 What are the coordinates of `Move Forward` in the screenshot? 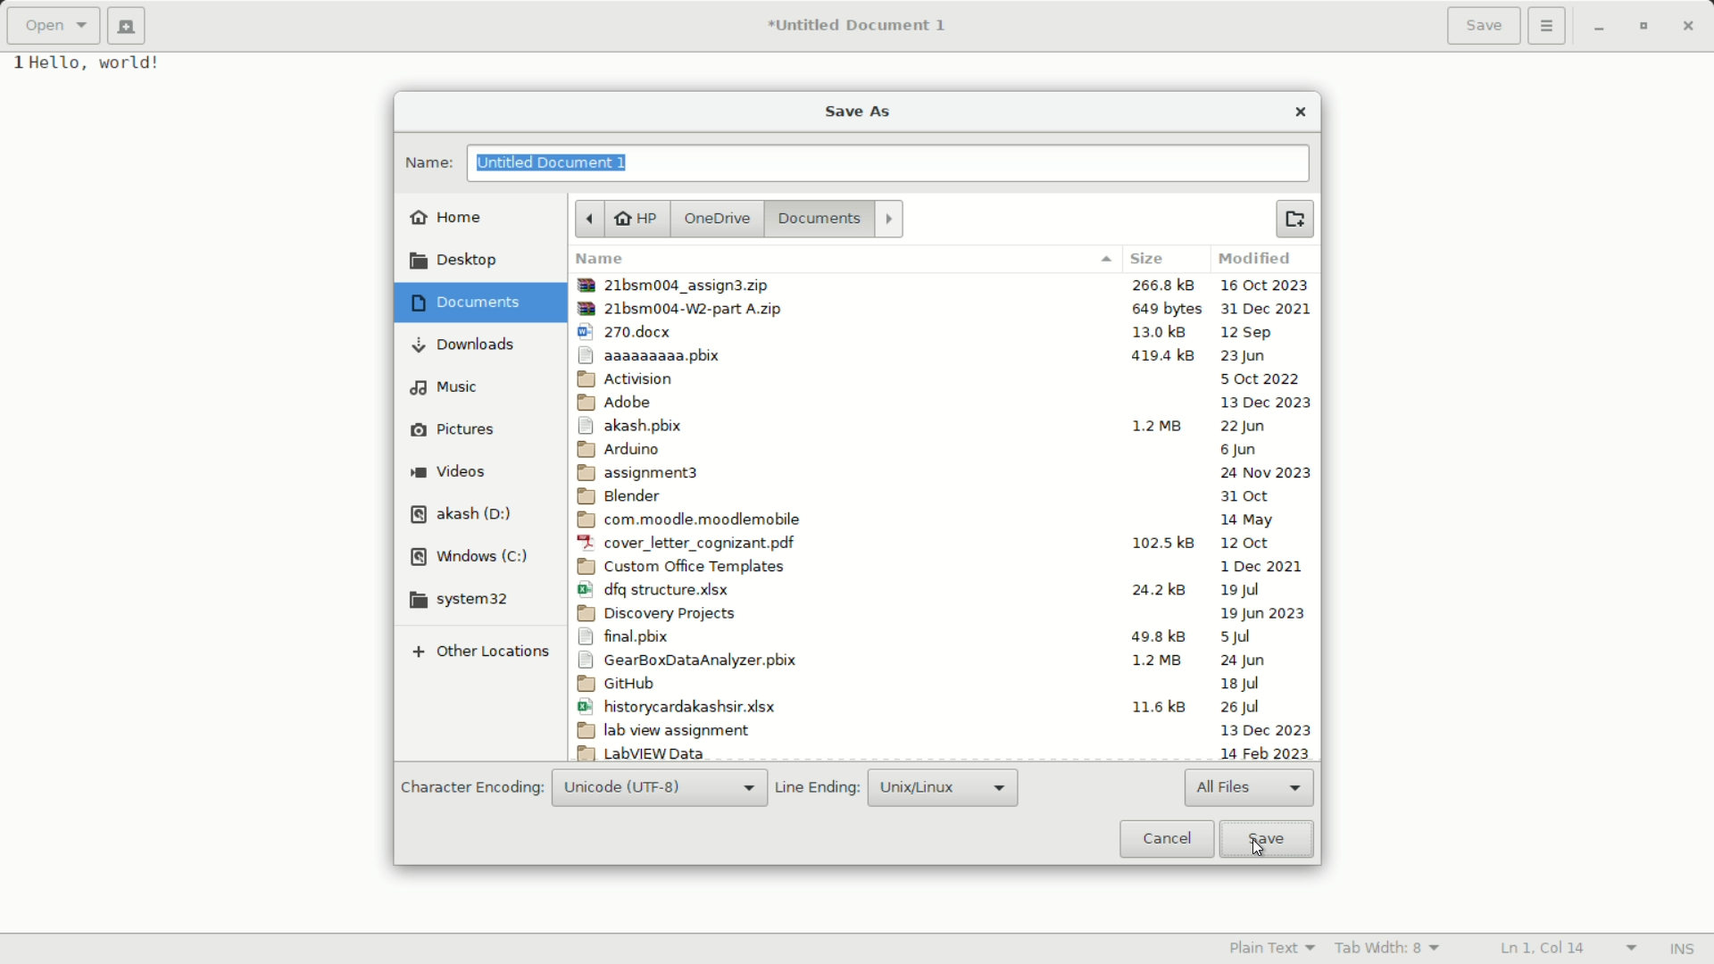 It's located at (890, 217).